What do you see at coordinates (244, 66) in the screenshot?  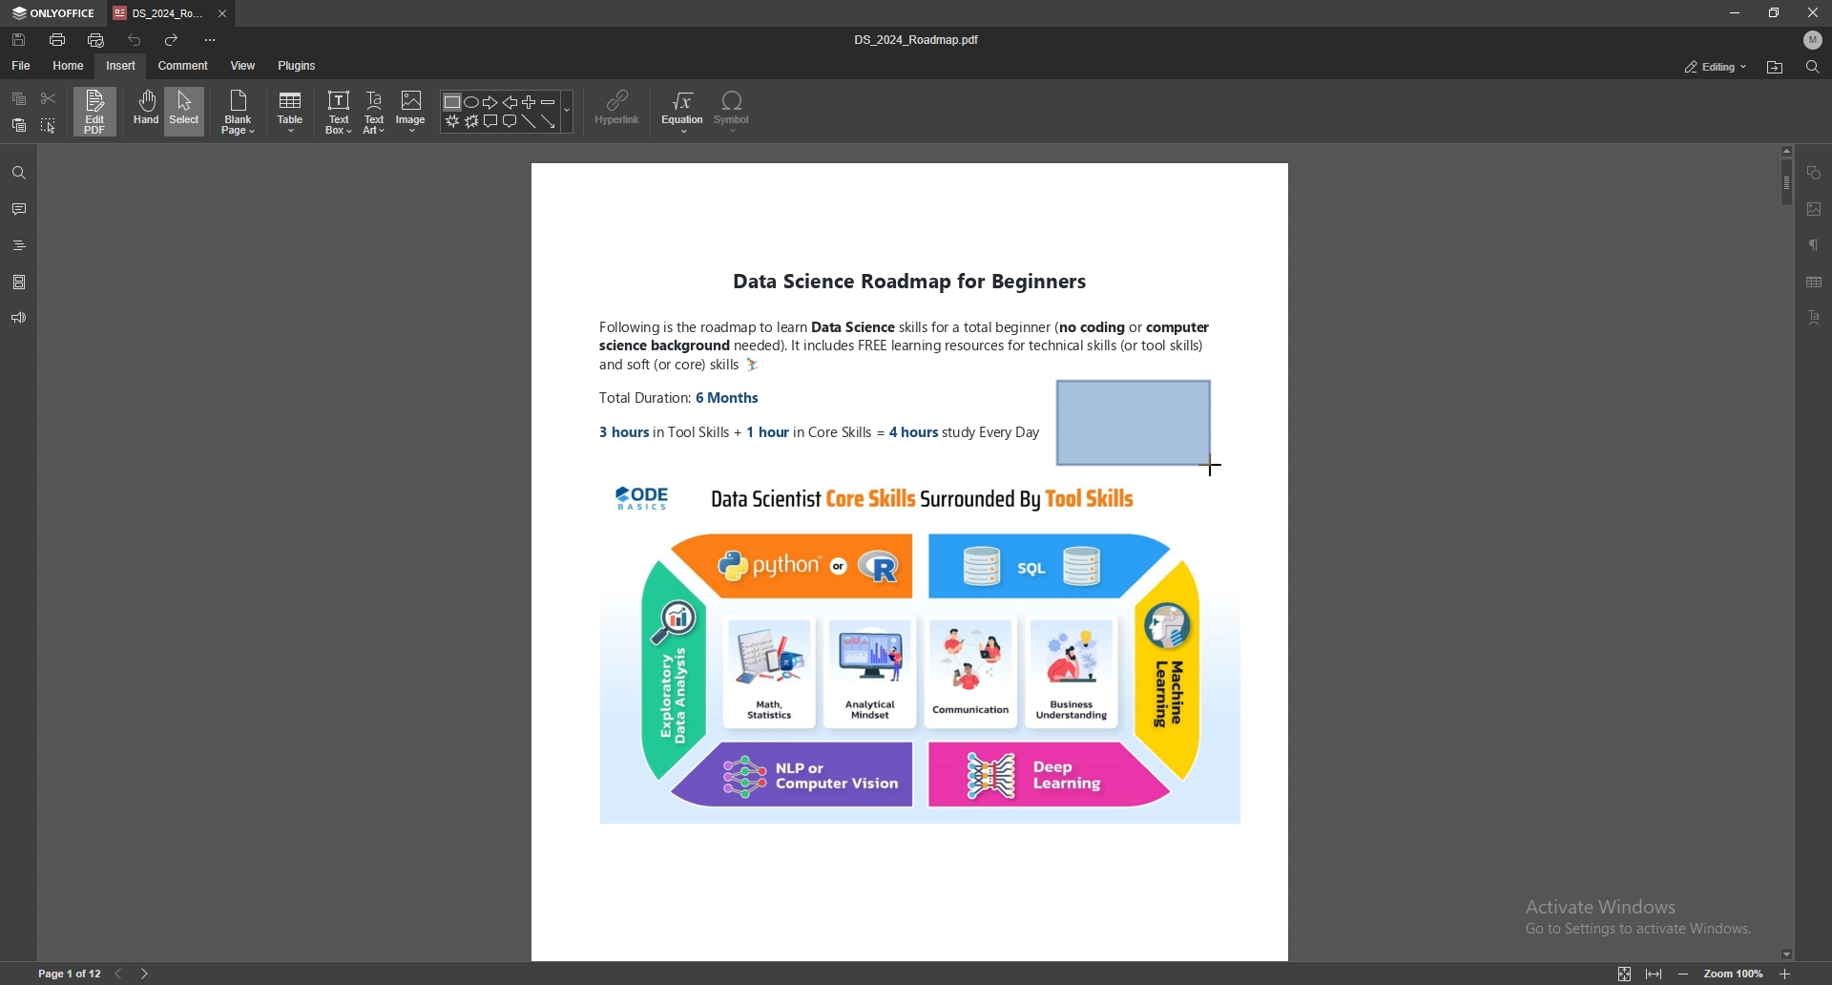 I see `view` at bounding box center [244, 66].